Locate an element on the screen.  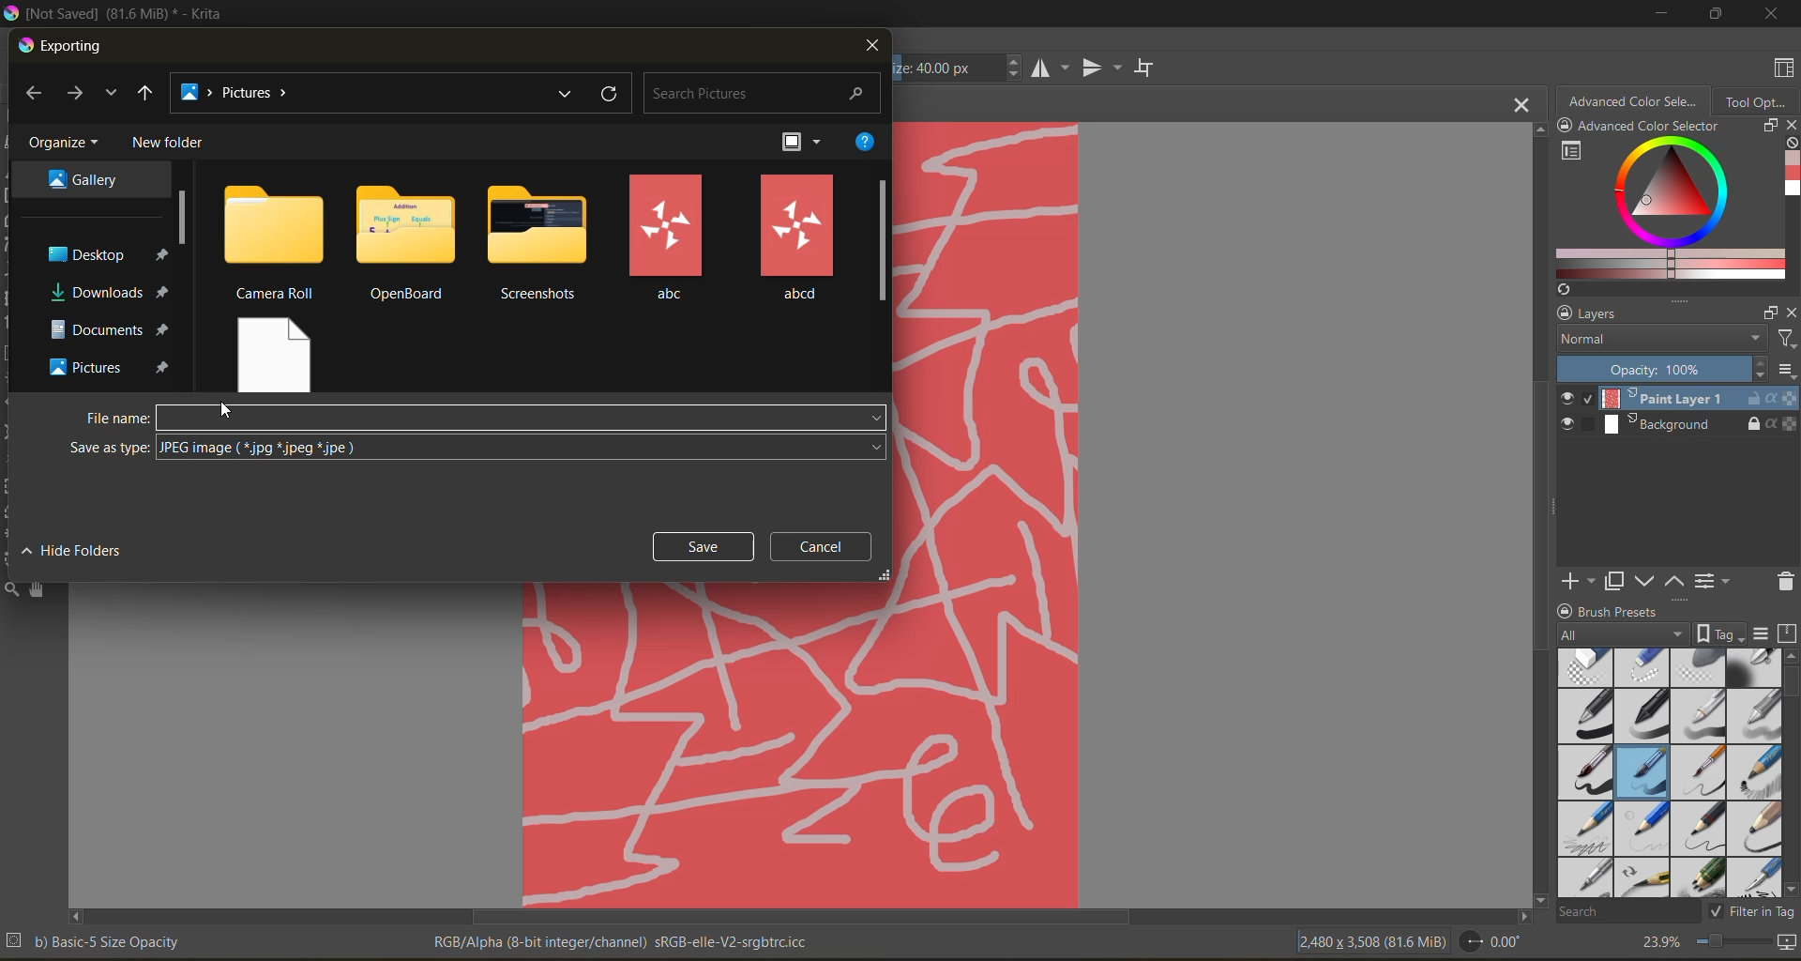
up to desktop is located at coordinates (145, 96).